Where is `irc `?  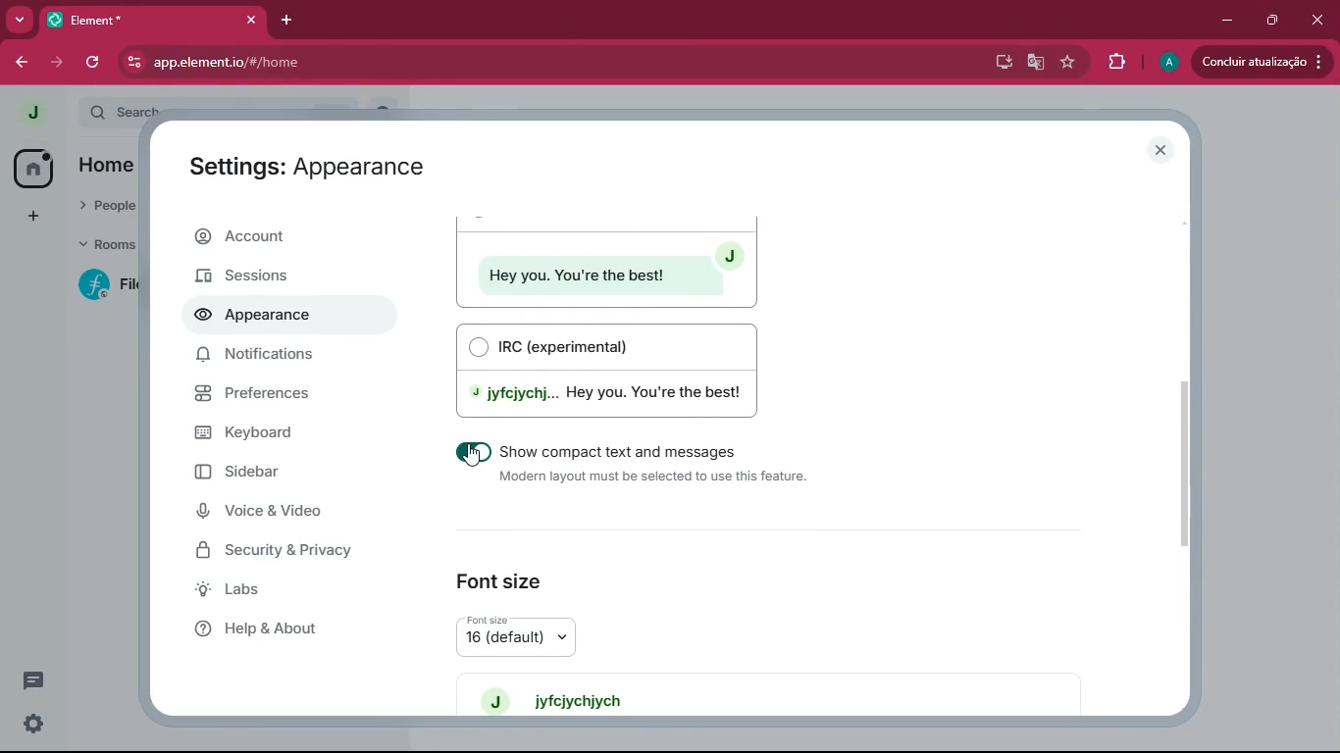
irc  is located at coordinates (616, 370).